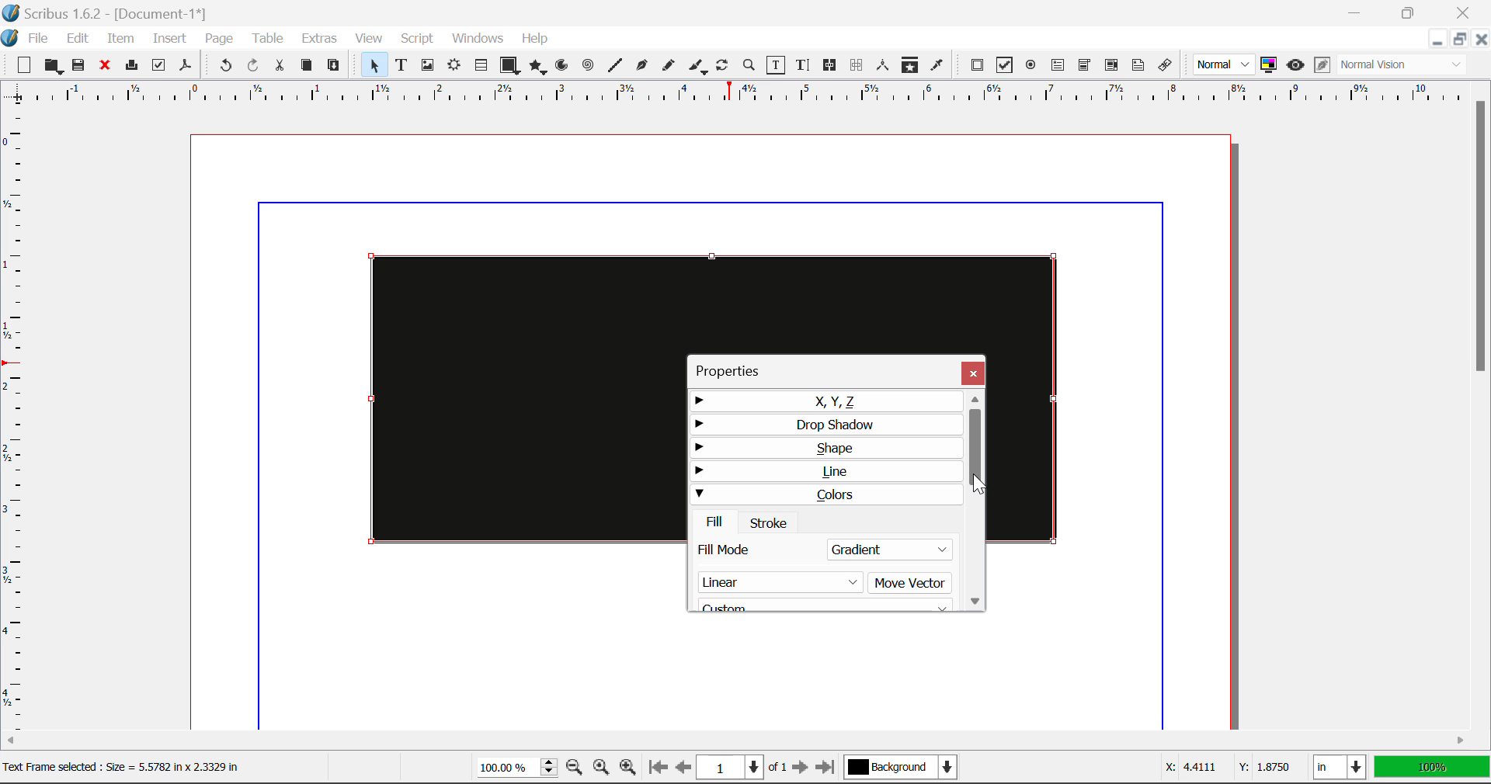 Image resolution: width=1491 pixels, height=784 pixels. I want to click on Display Measurement, so click(1432, 769).